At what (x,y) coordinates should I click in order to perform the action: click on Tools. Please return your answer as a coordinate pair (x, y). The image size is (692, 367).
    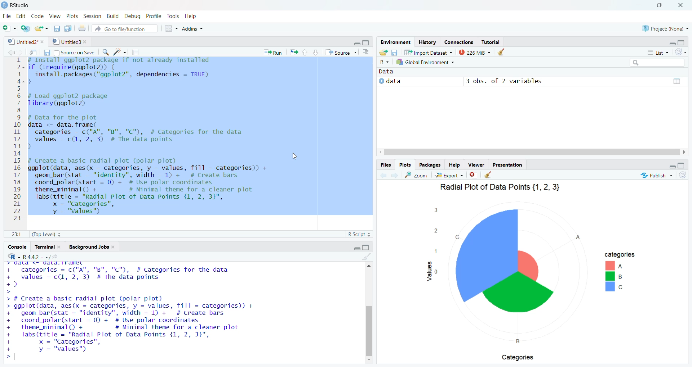
    Looking at the image, I should click on (172, 16).